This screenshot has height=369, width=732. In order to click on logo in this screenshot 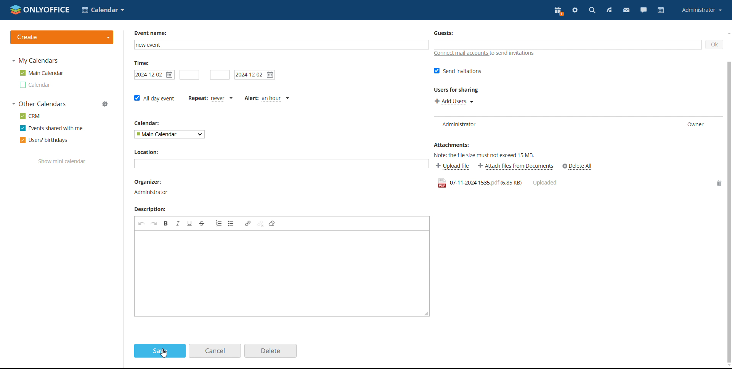, I will do `click(40, 10)`.